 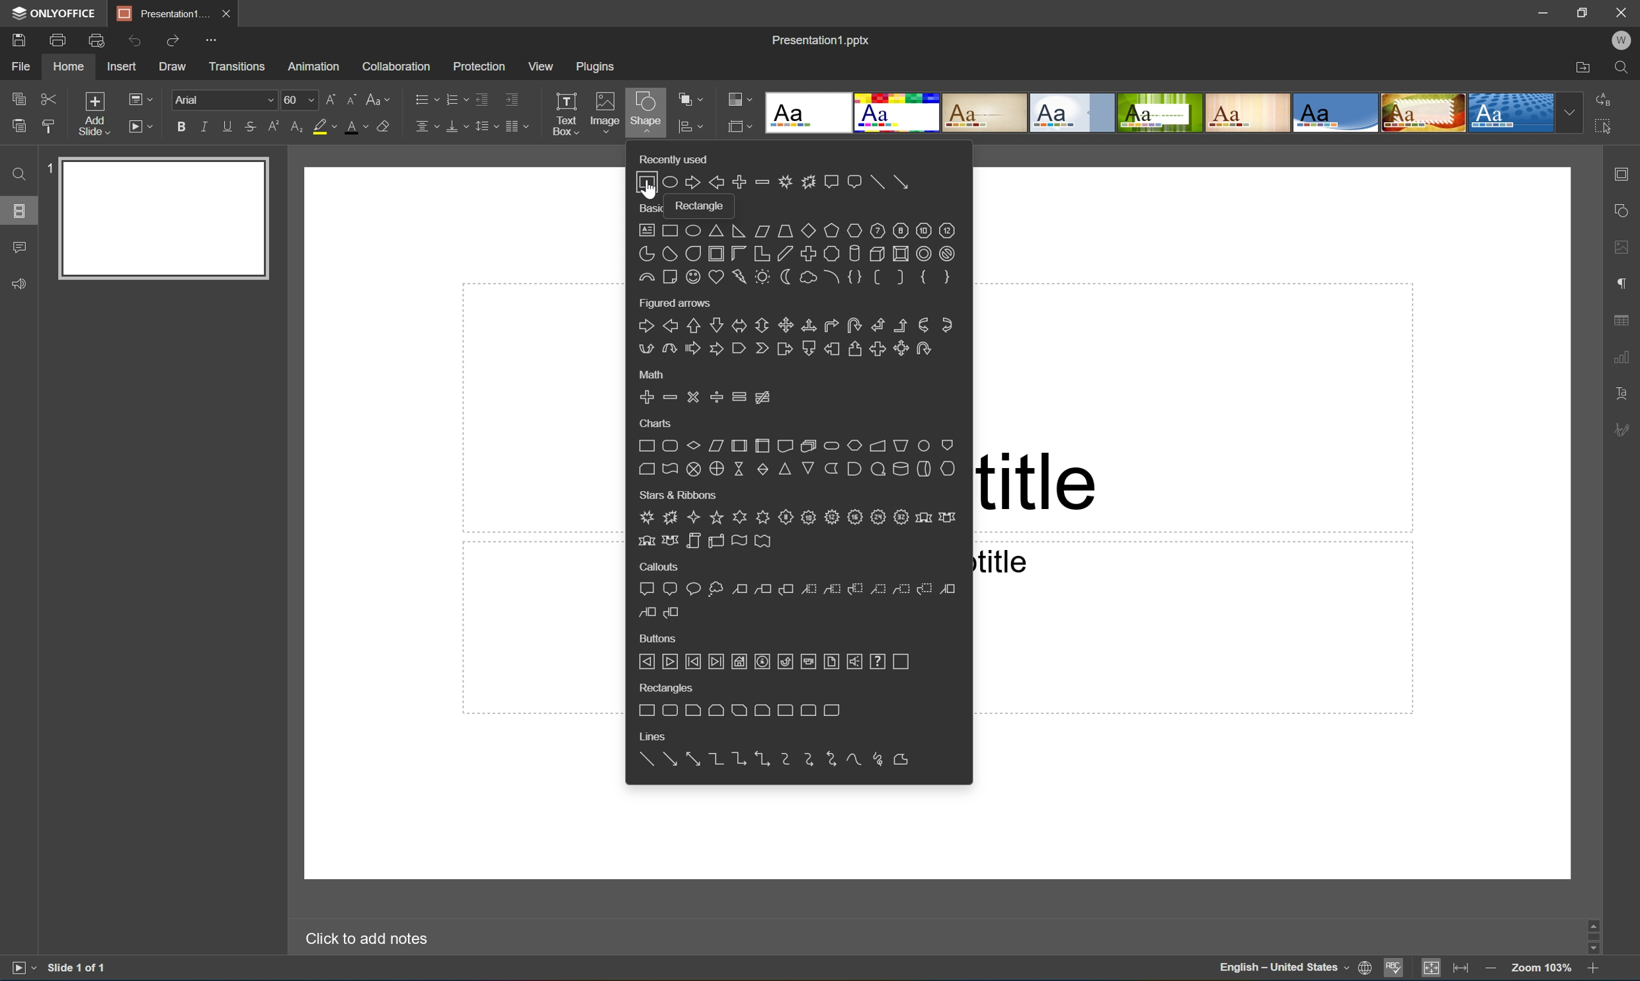 I want to click on Draw, so click(x=175, y=67).